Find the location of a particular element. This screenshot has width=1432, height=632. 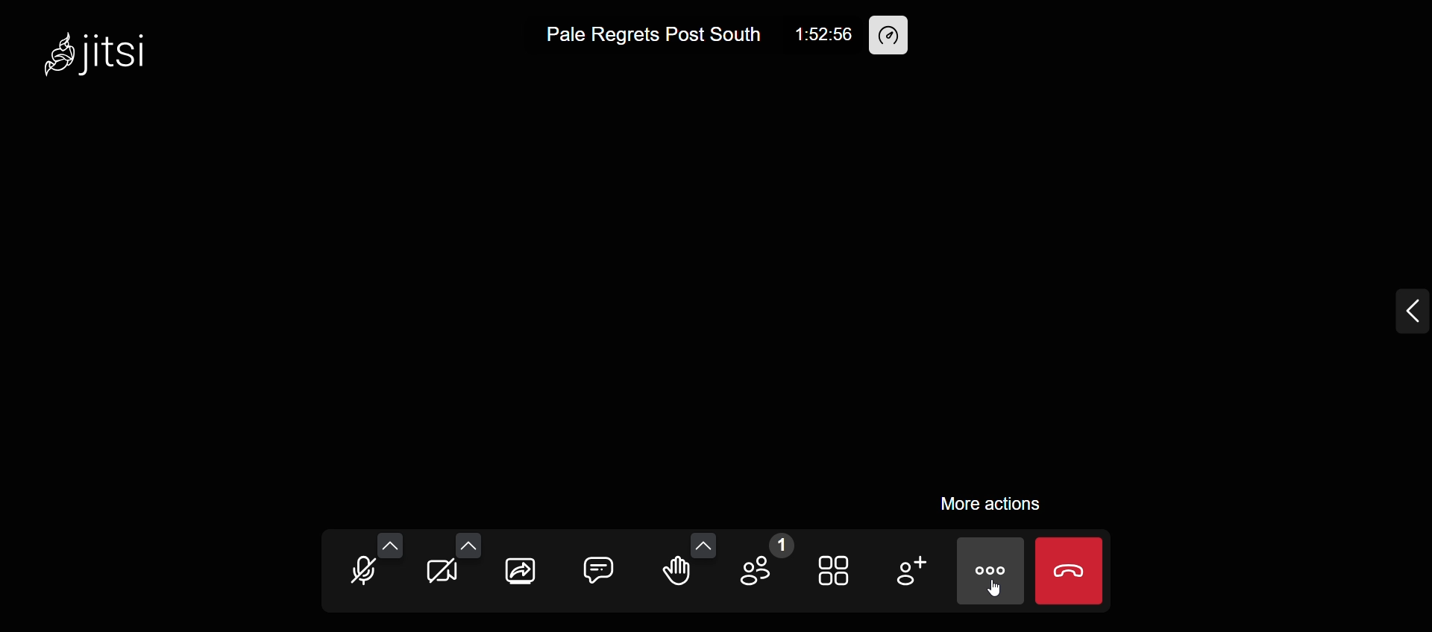

raise hand is located at coordinates (681, 578).